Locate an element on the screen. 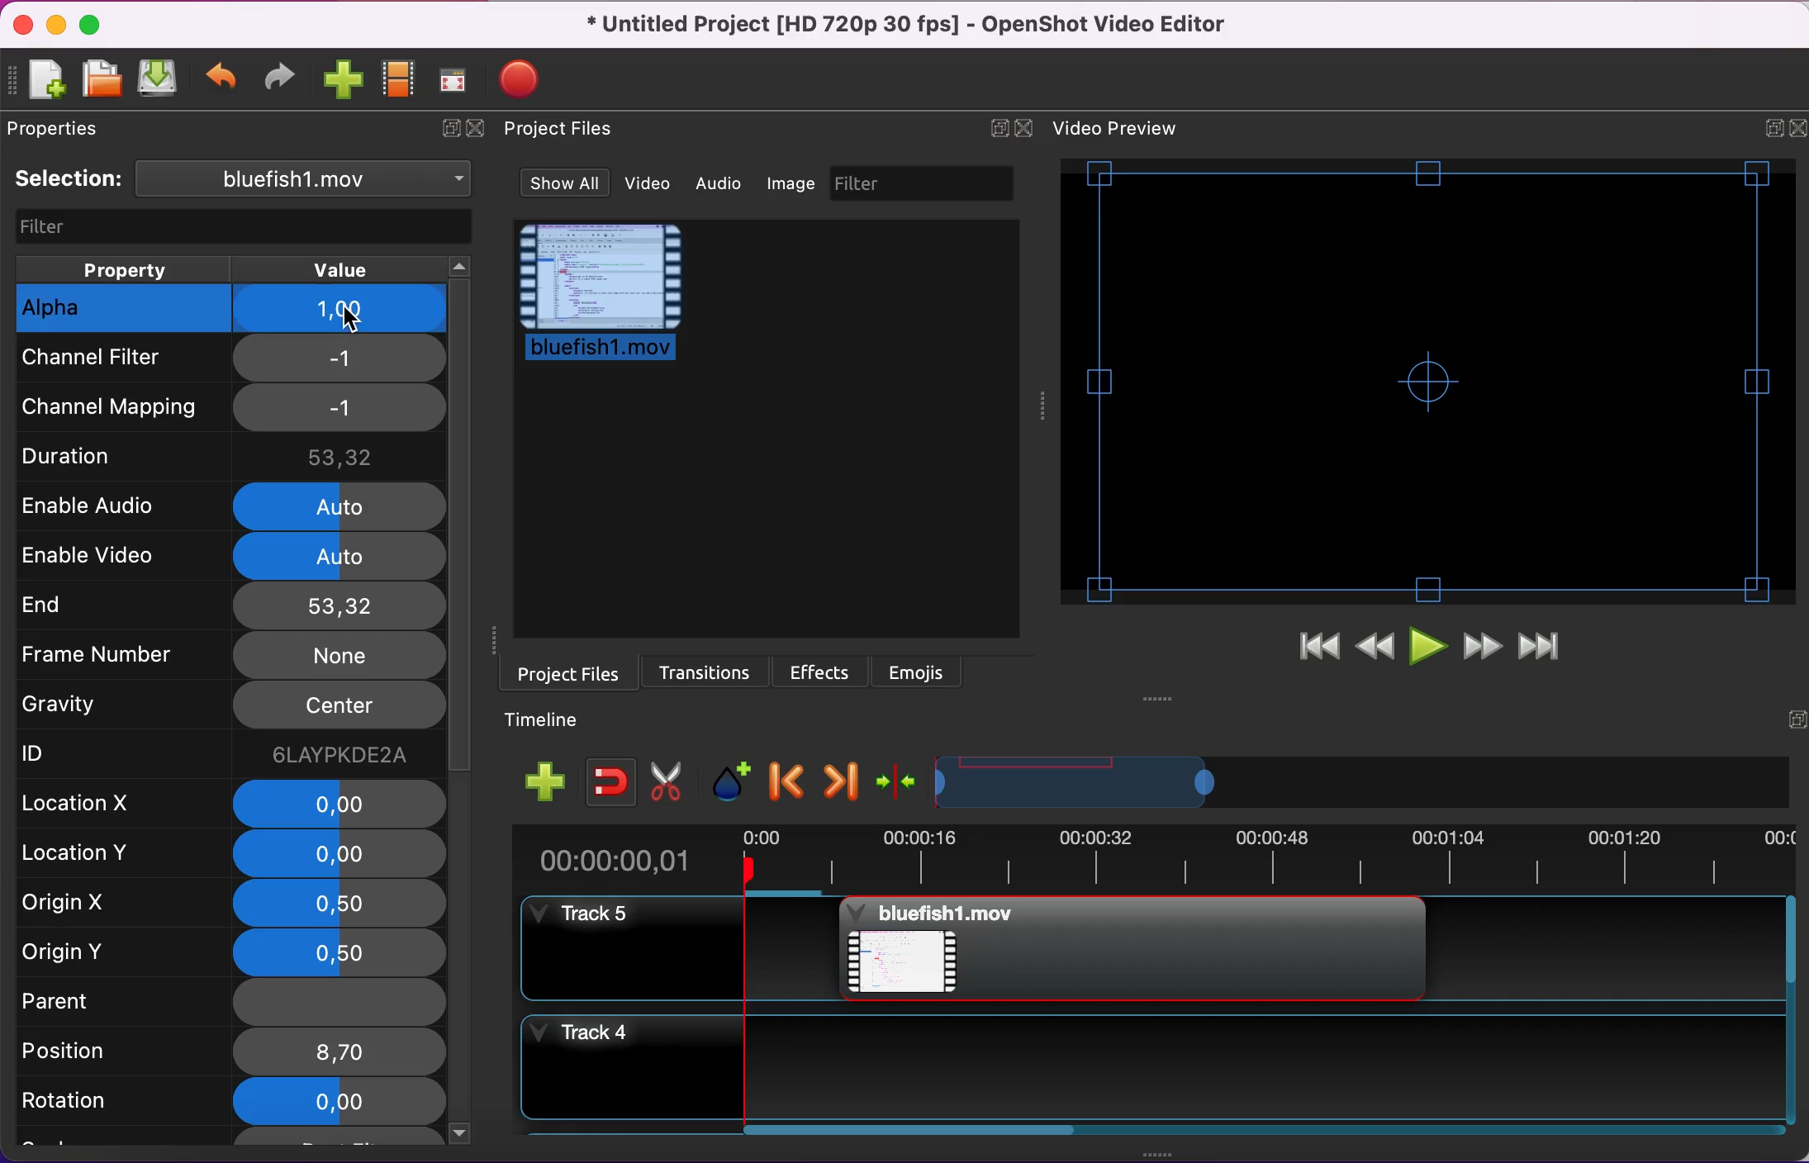 Image resolution: width=1809 pixels, height=1163 pixels. center is located at coordinates (336, 707).